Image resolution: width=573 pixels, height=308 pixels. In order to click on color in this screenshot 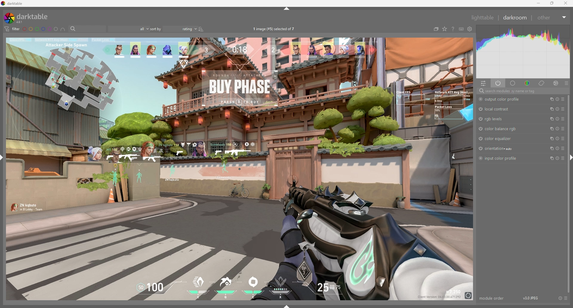, I will do `click(528, 83)`.